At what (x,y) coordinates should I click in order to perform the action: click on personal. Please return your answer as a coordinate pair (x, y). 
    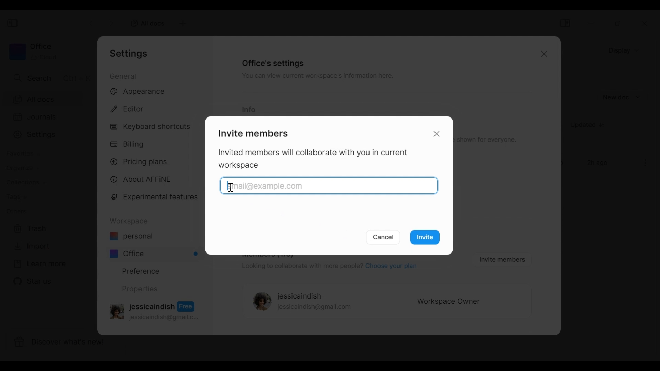
    Looking at the image, I should click on (131, 237).